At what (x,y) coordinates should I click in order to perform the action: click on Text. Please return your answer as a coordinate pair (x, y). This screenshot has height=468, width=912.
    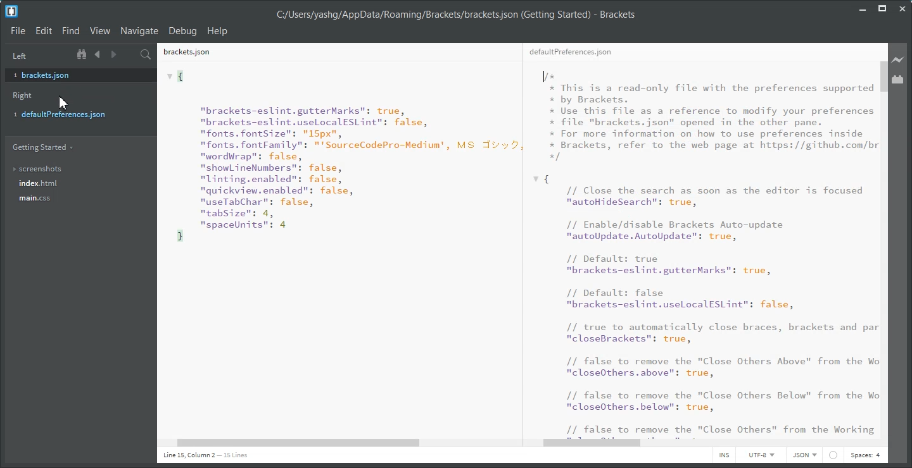
    Looking at the image, I should click on (700, 249).